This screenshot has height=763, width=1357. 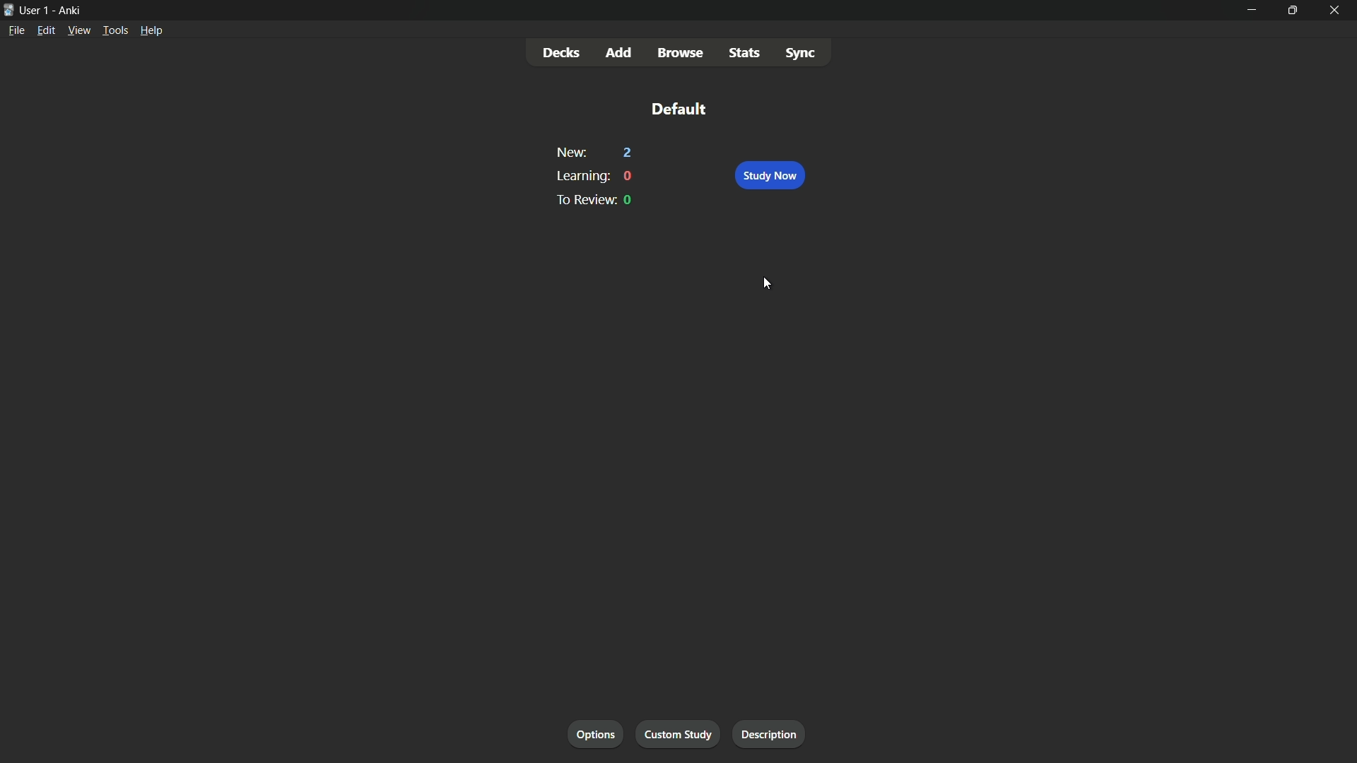 I want to click on file menu, so click(x=15, y=29).